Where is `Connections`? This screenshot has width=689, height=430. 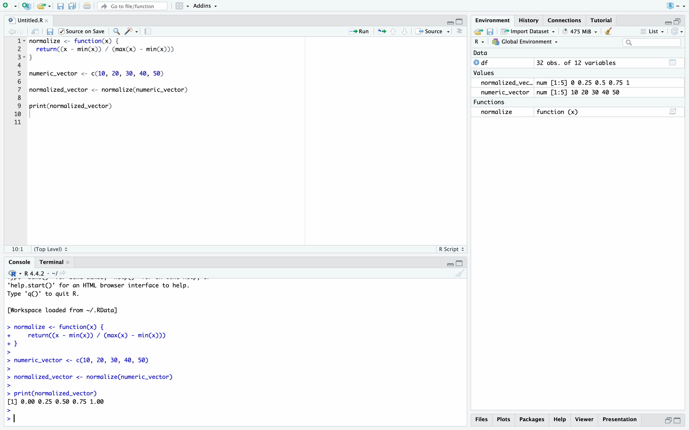
Connections is located at coordinates (564, 19).